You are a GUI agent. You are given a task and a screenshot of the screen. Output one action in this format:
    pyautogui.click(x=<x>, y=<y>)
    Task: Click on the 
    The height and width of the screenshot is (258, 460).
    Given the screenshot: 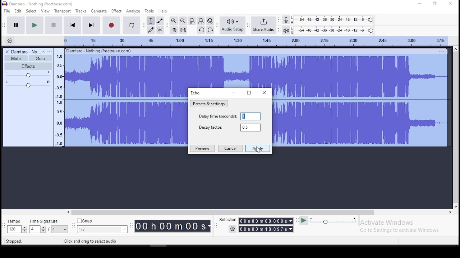 What is the action you would take?
    pyautogui.click(x=143, y=25)
    